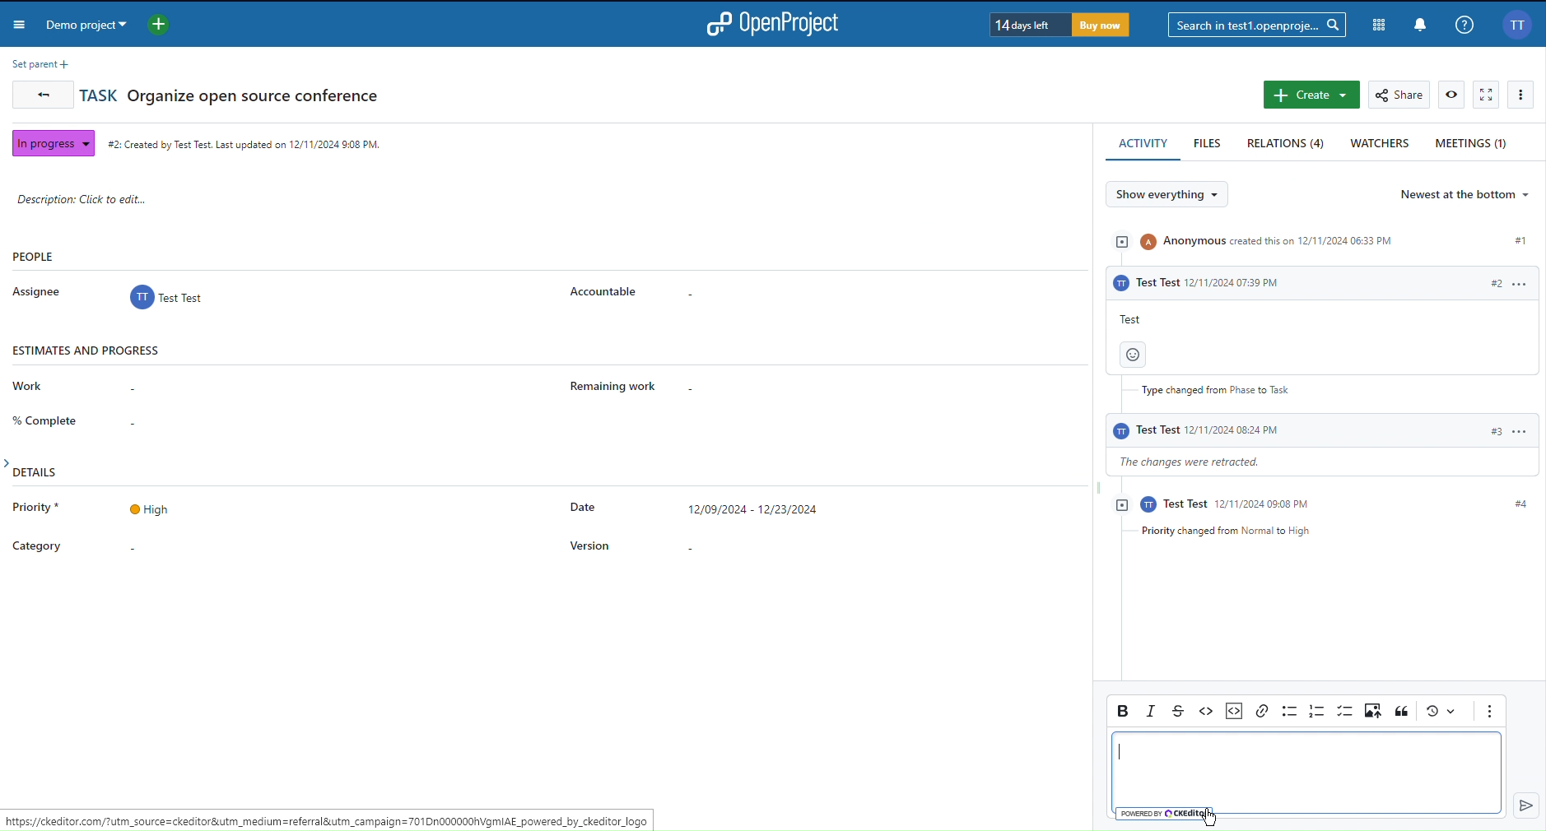 This screenshot has height=831, width=1546. I want to click on Number List, so click(1316, 711).